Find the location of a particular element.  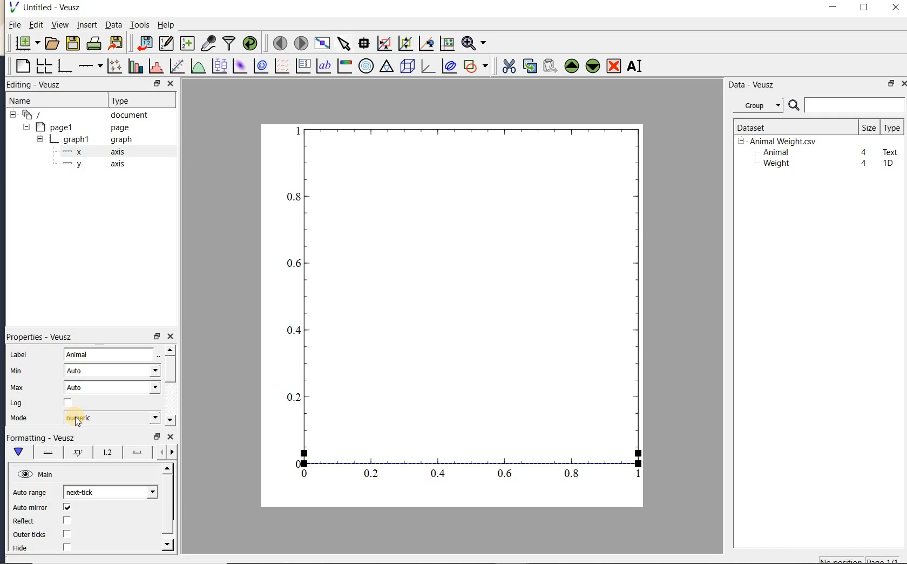

graph is located at coordinates (465, 305).